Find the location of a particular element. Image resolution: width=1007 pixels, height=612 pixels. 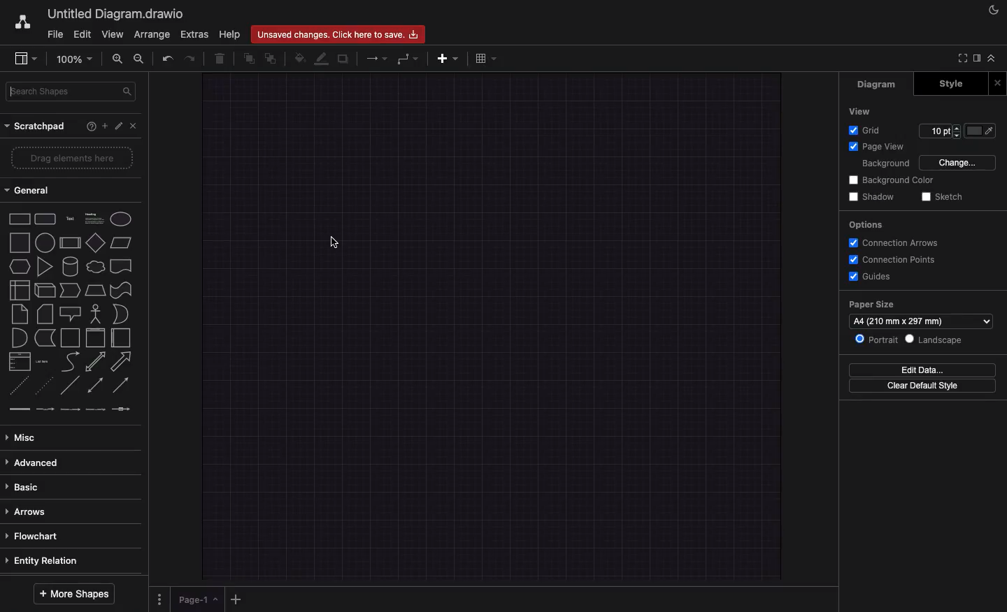

Edit is located at coordinates (116, 125).